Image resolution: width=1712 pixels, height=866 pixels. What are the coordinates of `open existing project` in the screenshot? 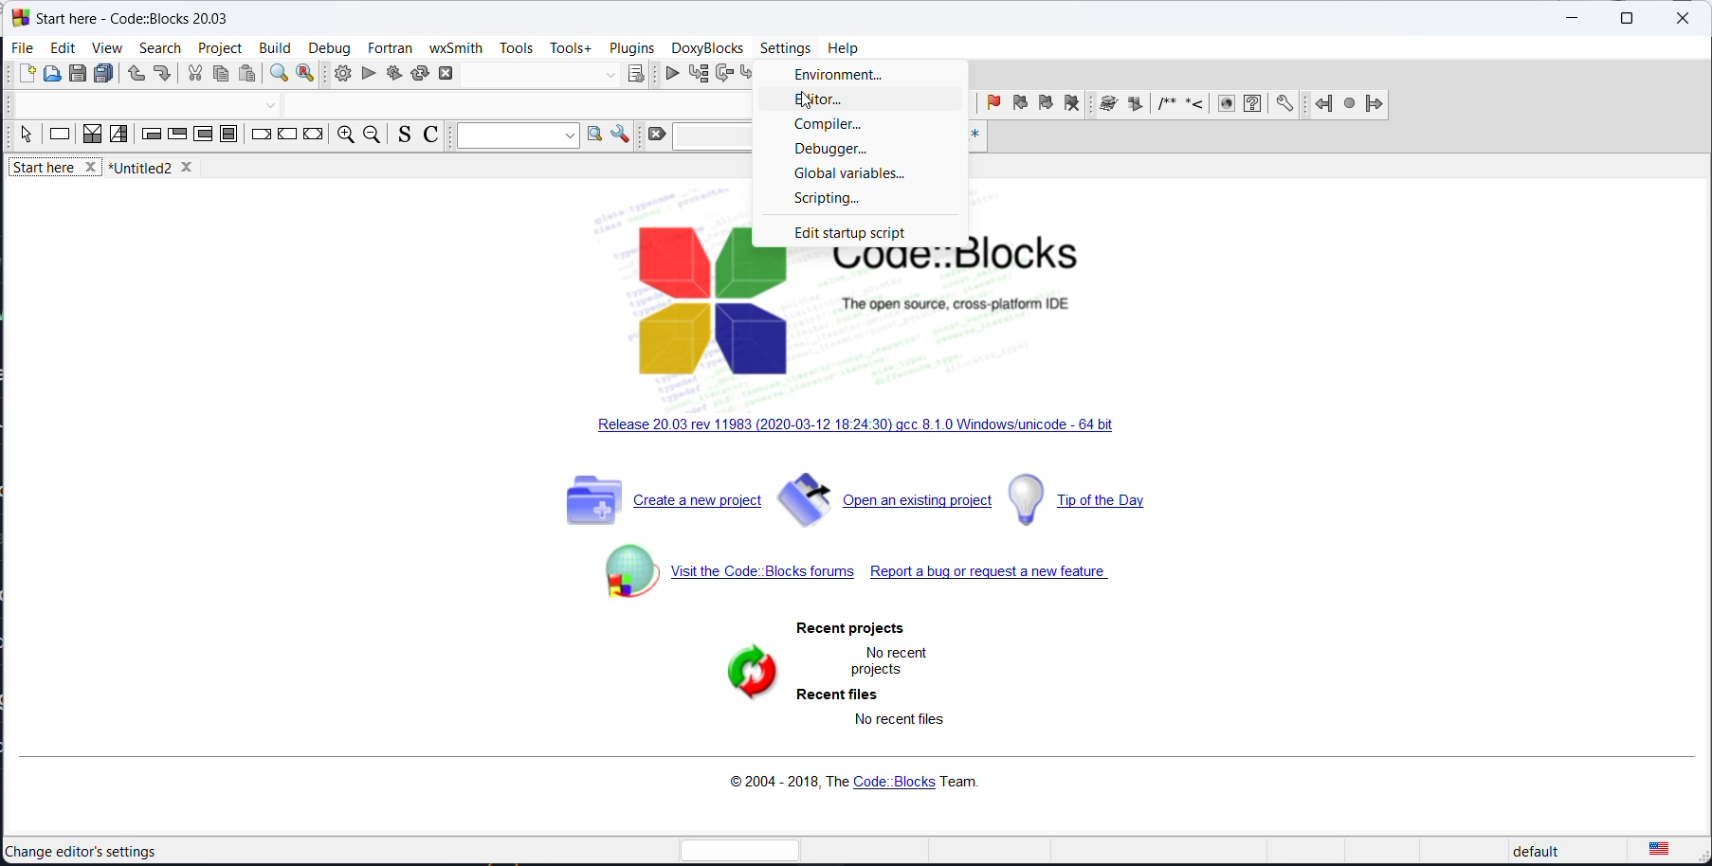 It's located at (885, 505).